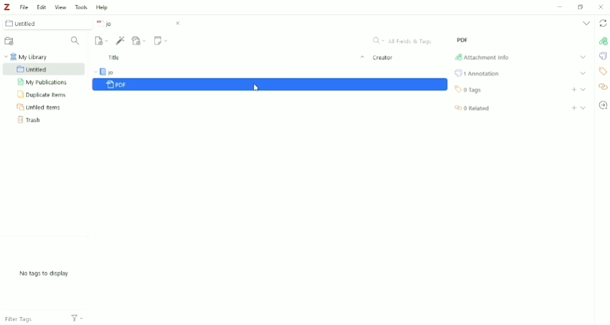 This screenshot has height=325, width=610. What do you see at coordinates (574, 89) in the screenshot?
I see `Add` at bounding box center [574, 89].